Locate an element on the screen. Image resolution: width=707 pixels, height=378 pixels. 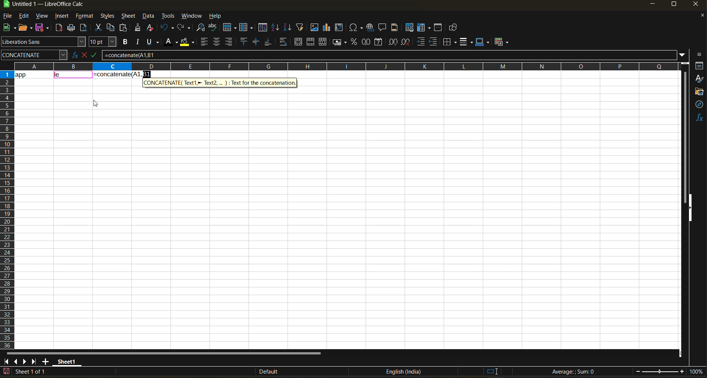
clear direct formatting is located at coordinates (151, 27).